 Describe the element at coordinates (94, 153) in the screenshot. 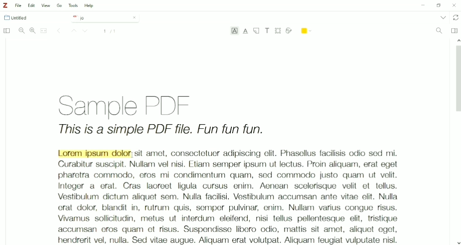

I see `Lorem ipsum dolor` at that location.